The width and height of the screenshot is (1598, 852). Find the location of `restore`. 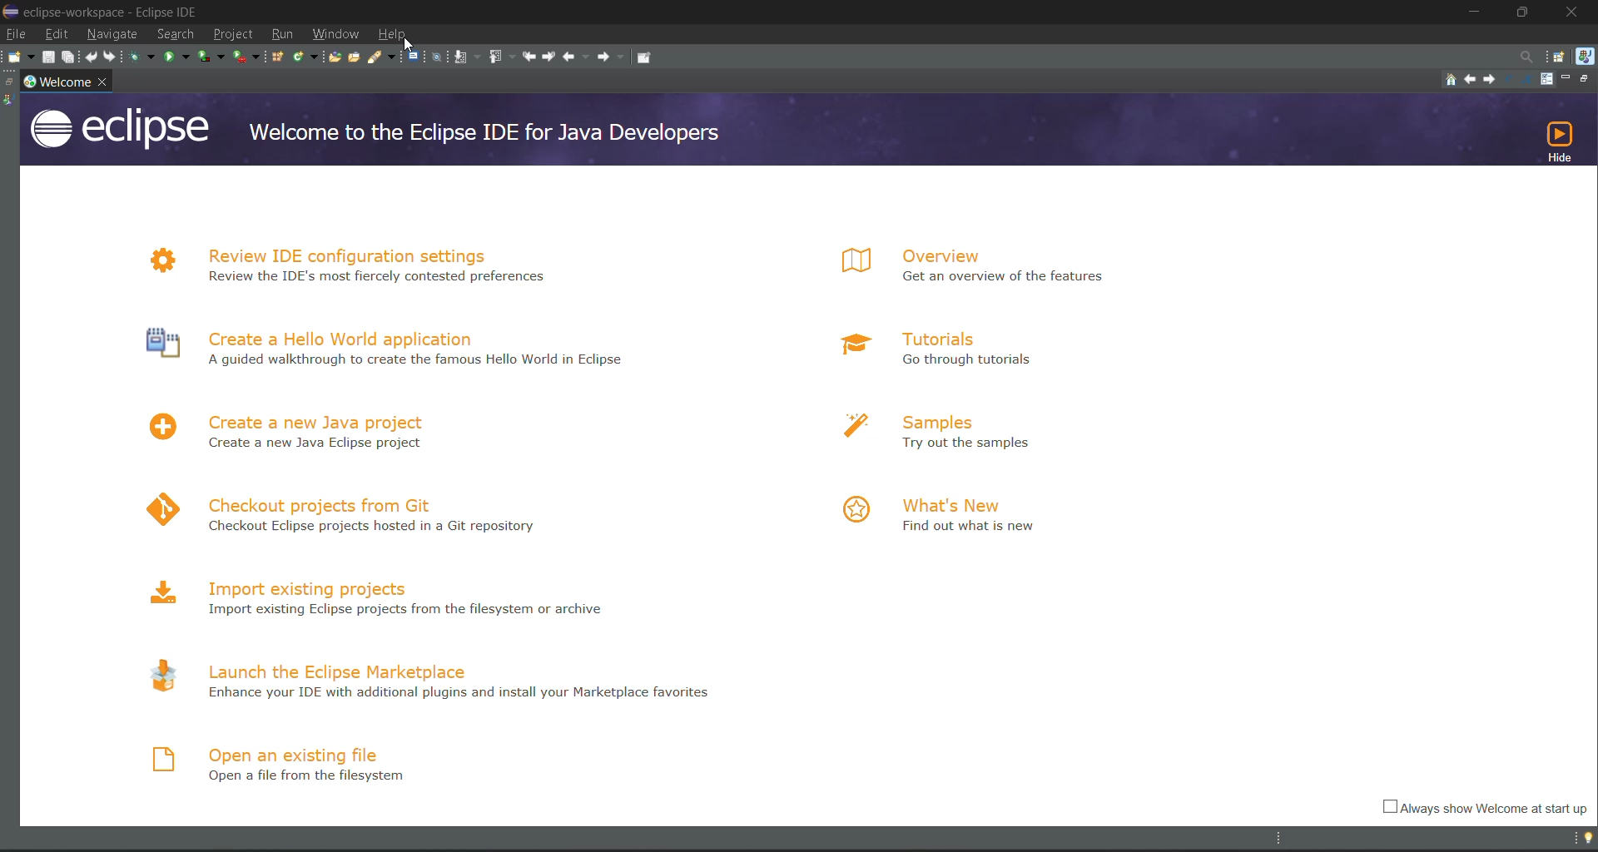

restore is located at coordinates (1587, 81).